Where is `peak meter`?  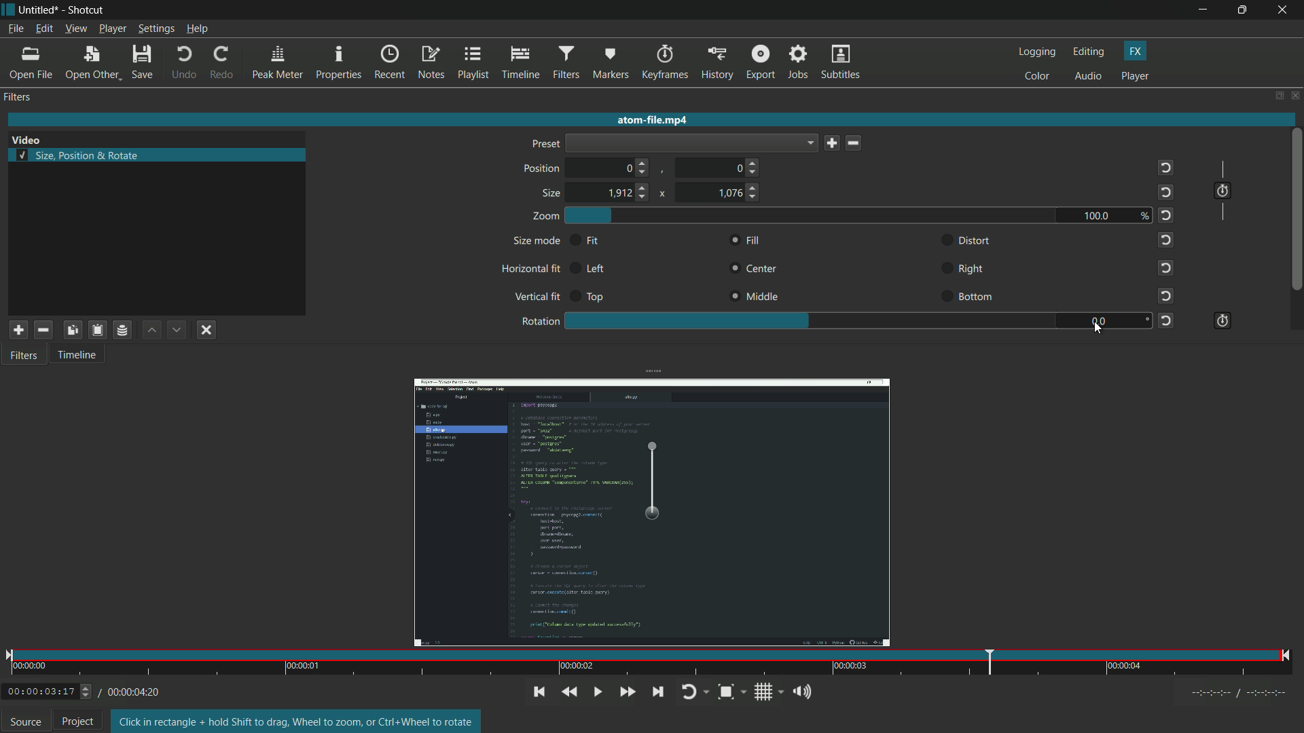 peak meter is located at coordinates (278, 63).